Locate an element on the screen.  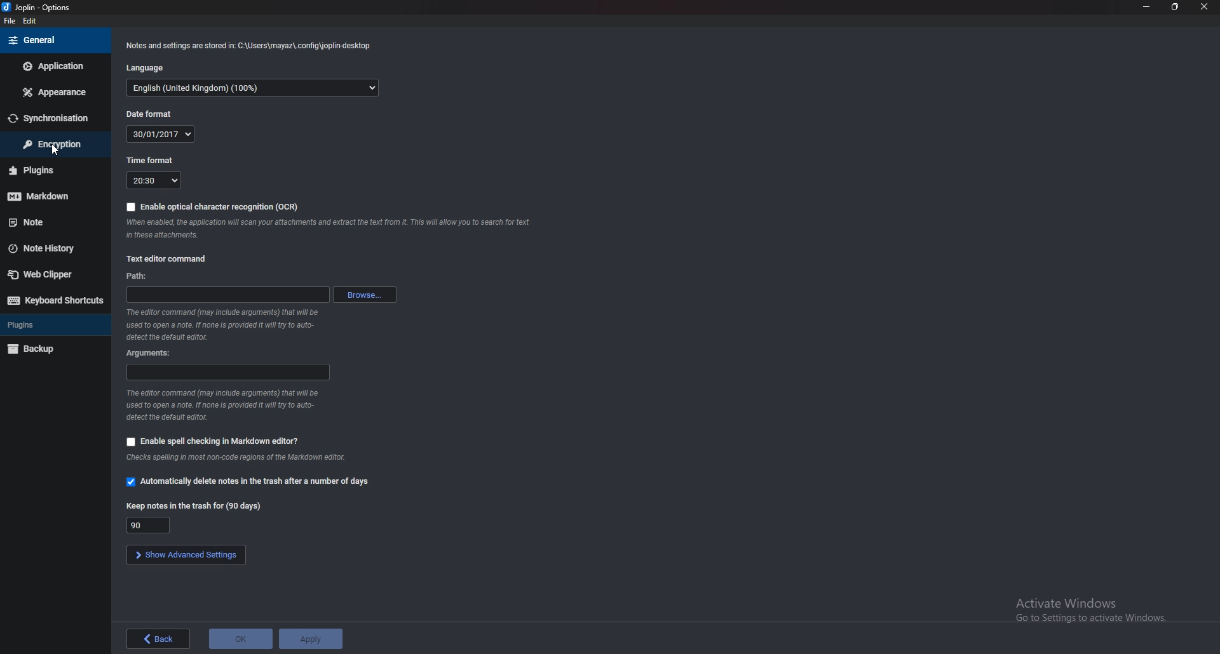
enable ocr is located at coordinates (214, 206).